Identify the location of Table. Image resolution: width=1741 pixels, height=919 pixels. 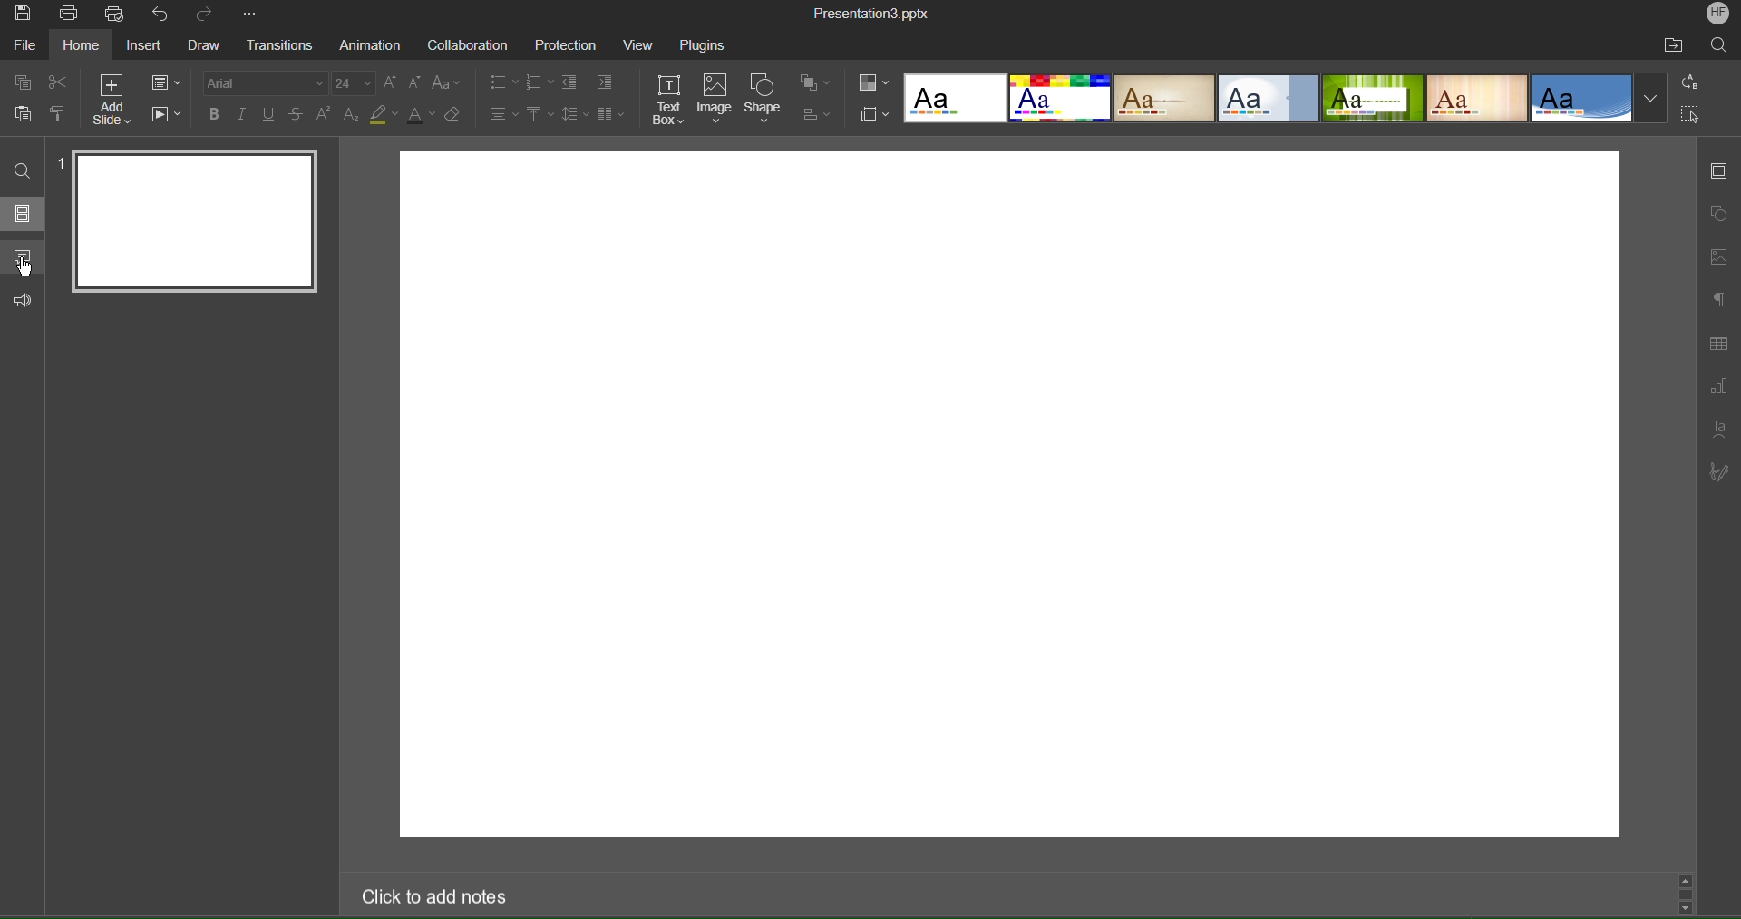
(1721, 345).